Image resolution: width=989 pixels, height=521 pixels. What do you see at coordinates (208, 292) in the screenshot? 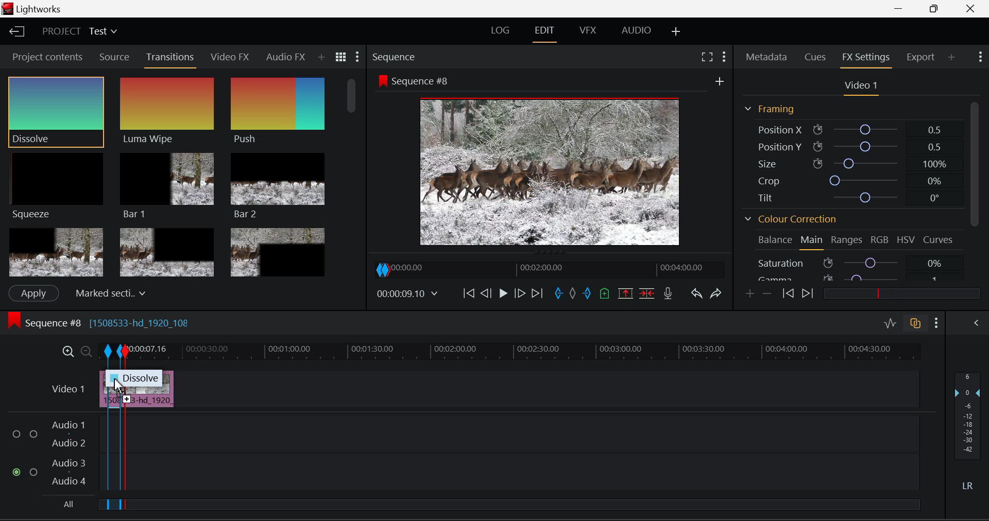
I see `frames input` at bounding box center [208, 292].